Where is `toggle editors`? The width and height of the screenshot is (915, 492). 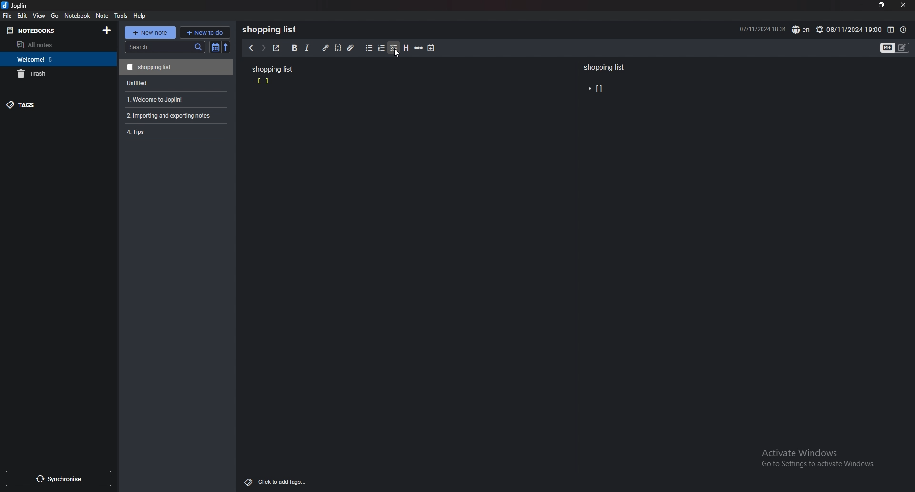 toggle editors is located at coordinates (895, 48).